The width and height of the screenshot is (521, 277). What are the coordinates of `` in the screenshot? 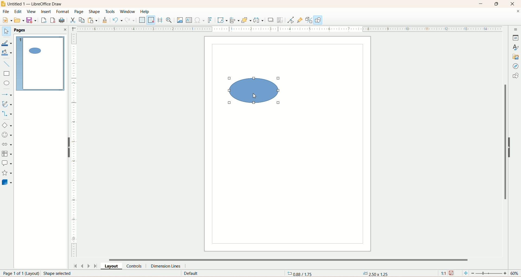 It's located at (180, 20).